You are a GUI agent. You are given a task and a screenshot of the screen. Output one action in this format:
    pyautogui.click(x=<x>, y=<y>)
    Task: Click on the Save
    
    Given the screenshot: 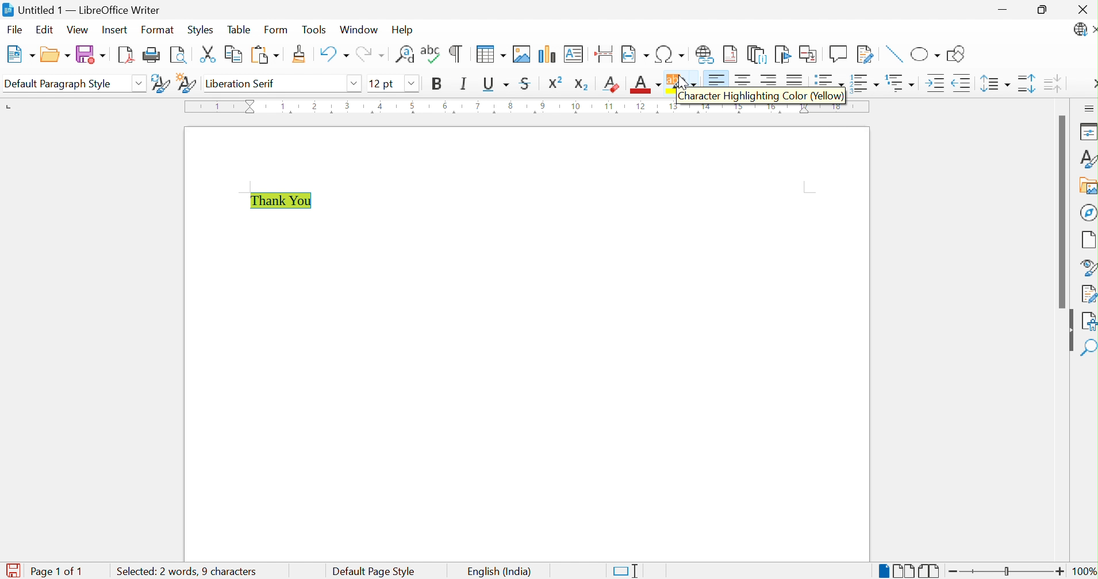 What is the action you would take?
    pyautogui.click(x=90, y=55)
    